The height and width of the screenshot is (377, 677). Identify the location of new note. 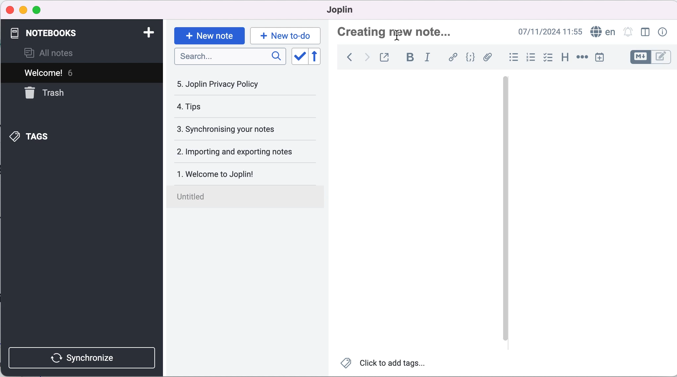
(209, 35).